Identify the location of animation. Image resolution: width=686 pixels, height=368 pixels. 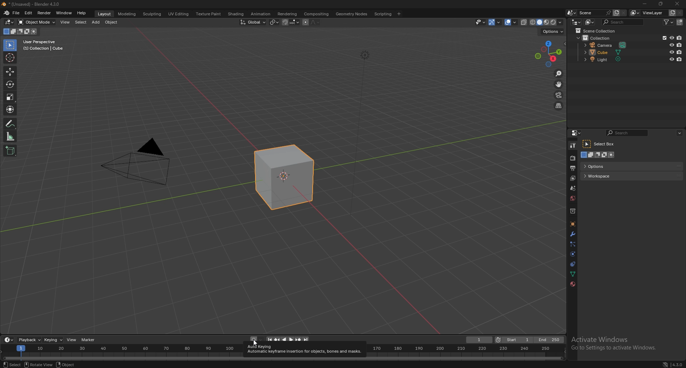
(261, 14).